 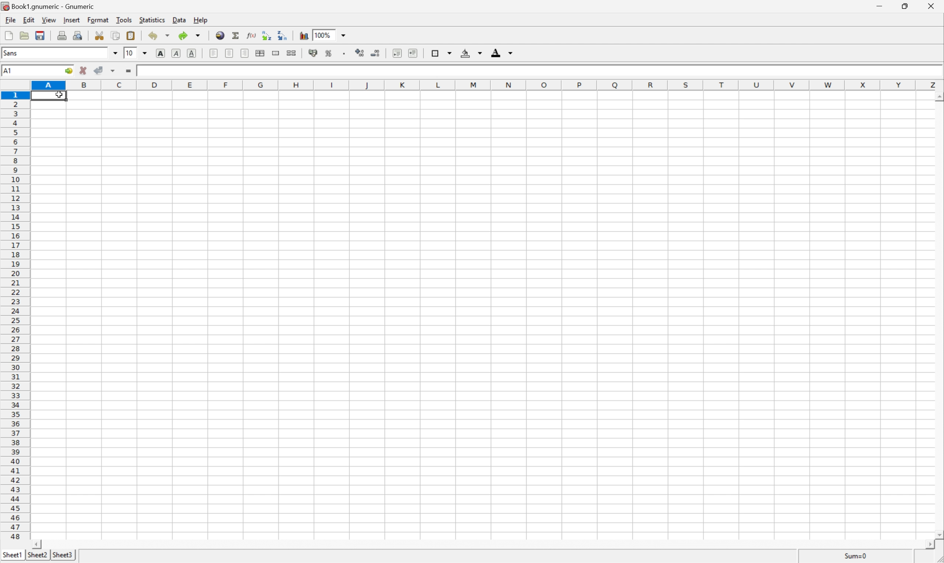 I want to click on accept changes across selection, so click(x=113, y=71).